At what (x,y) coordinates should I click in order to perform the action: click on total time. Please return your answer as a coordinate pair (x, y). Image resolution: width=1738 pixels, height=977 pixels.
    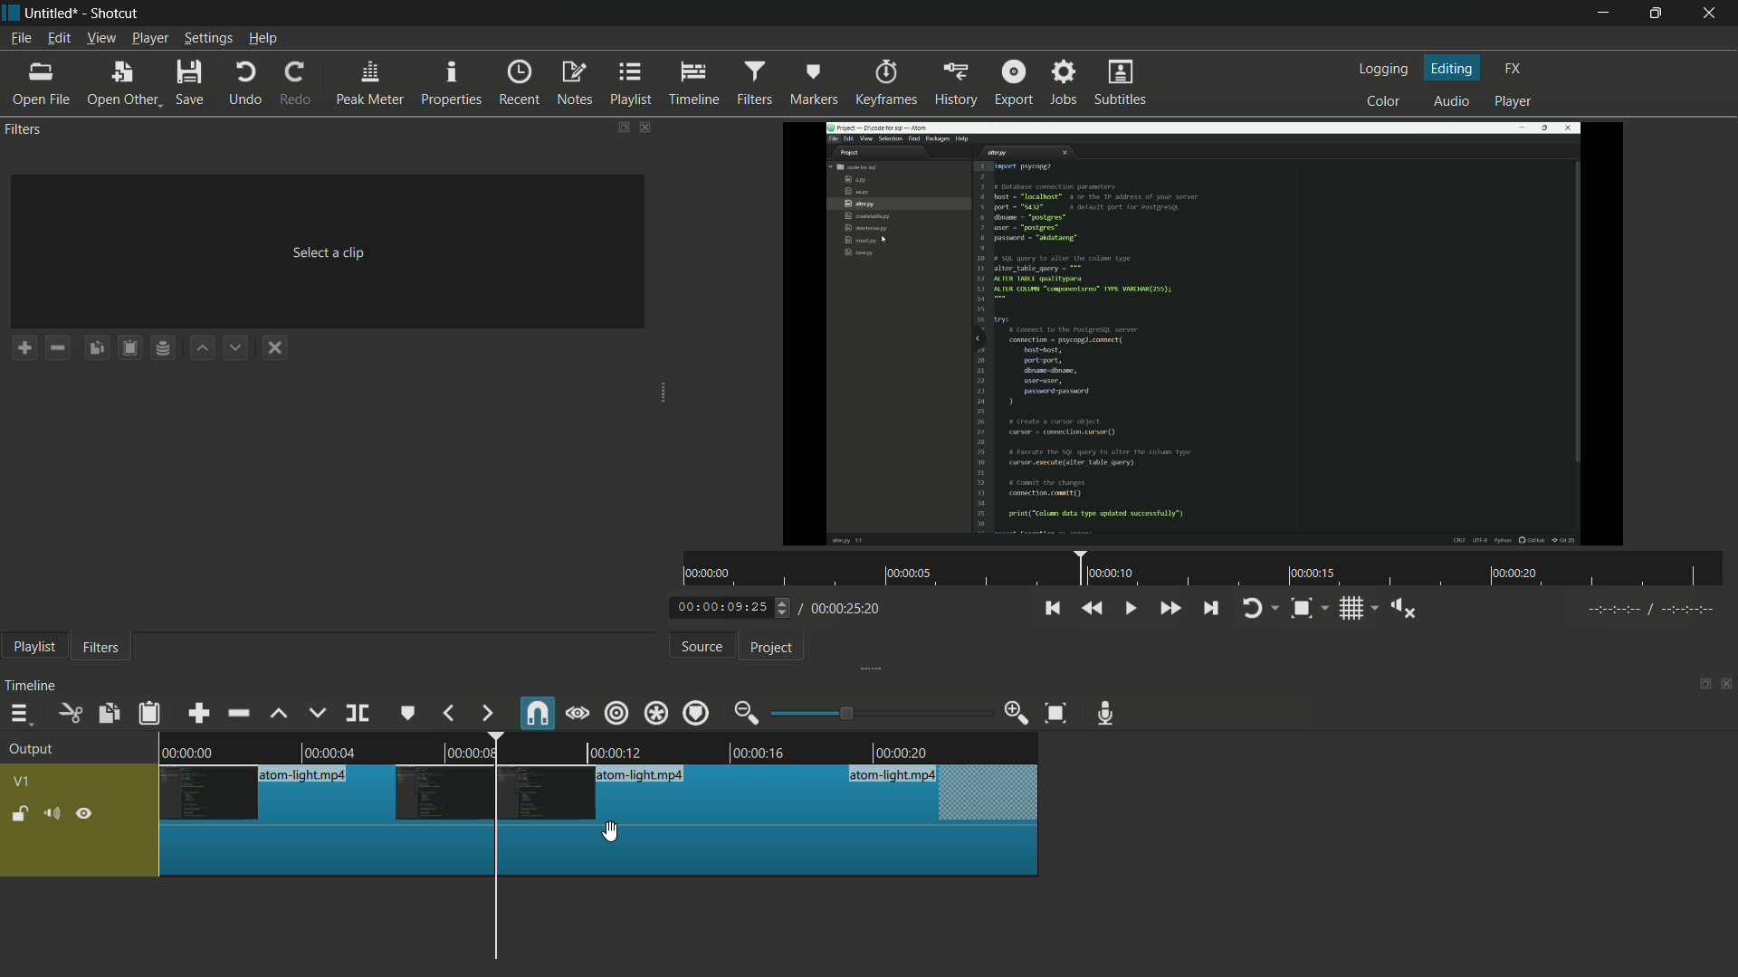
    Looking at the image, I should click on (844, 609).